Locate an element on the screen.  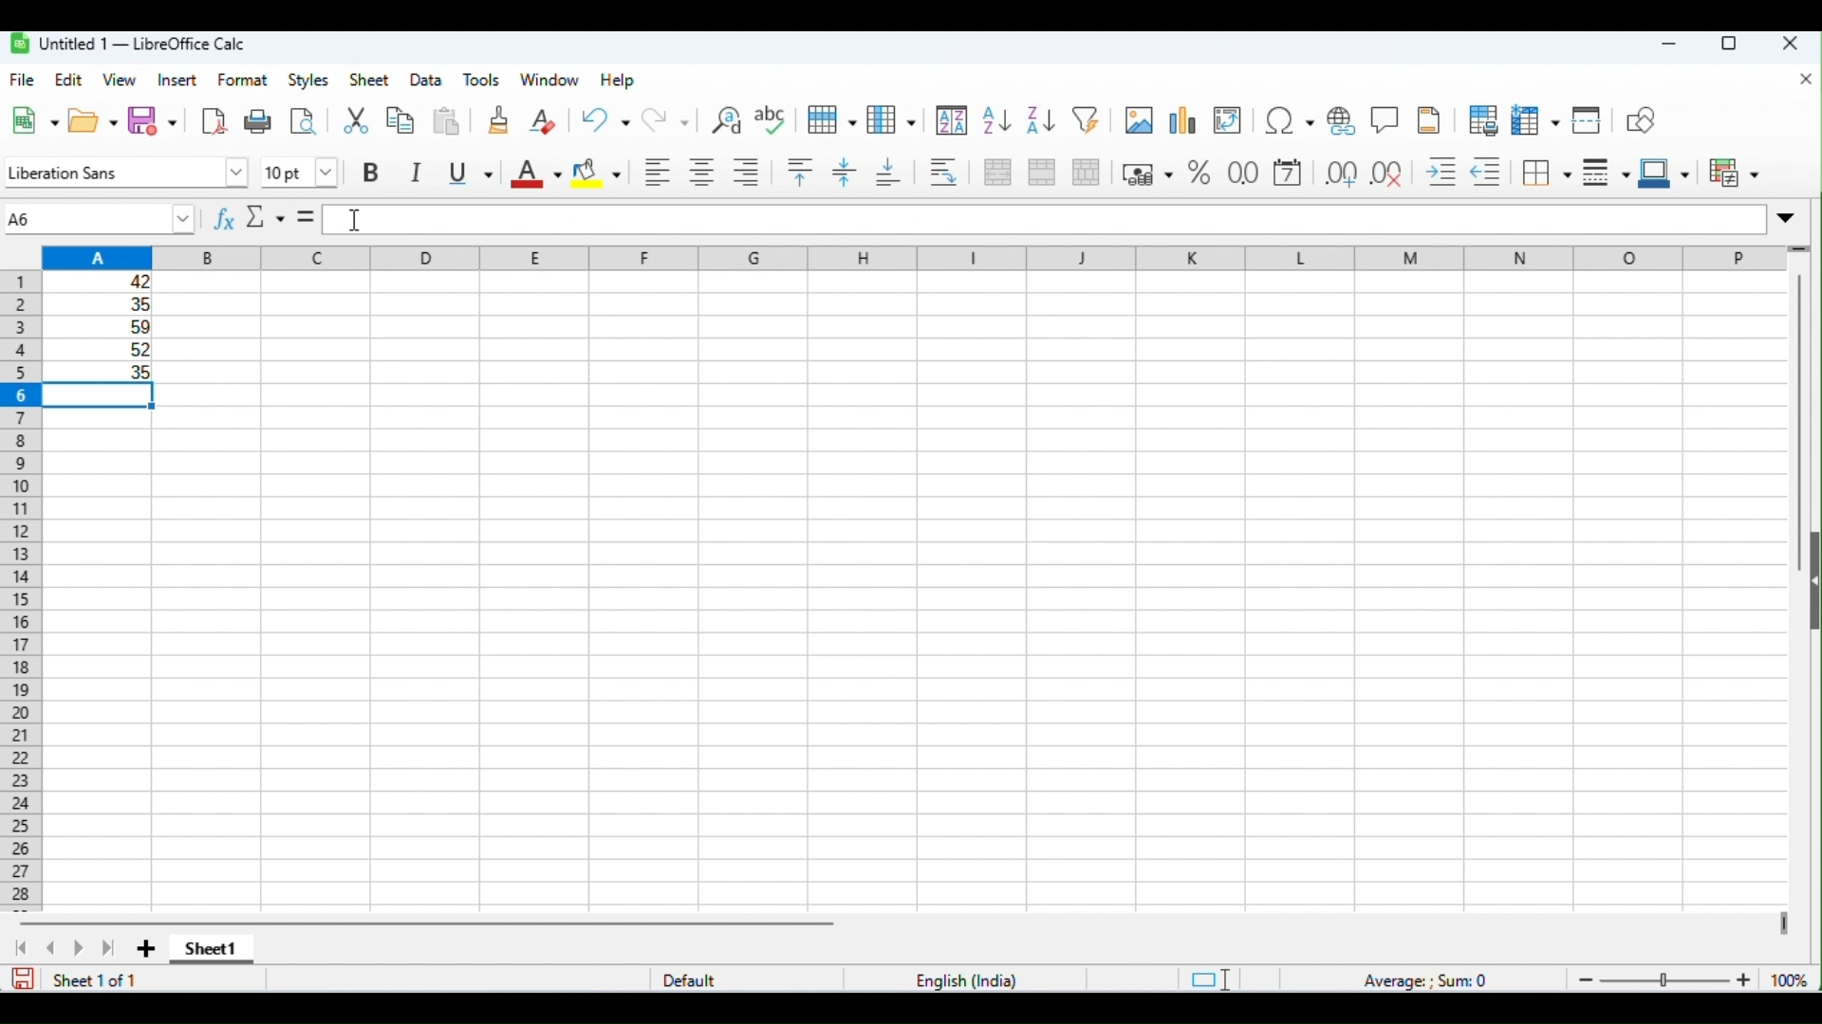
close is located at coordinates (1790, 44).